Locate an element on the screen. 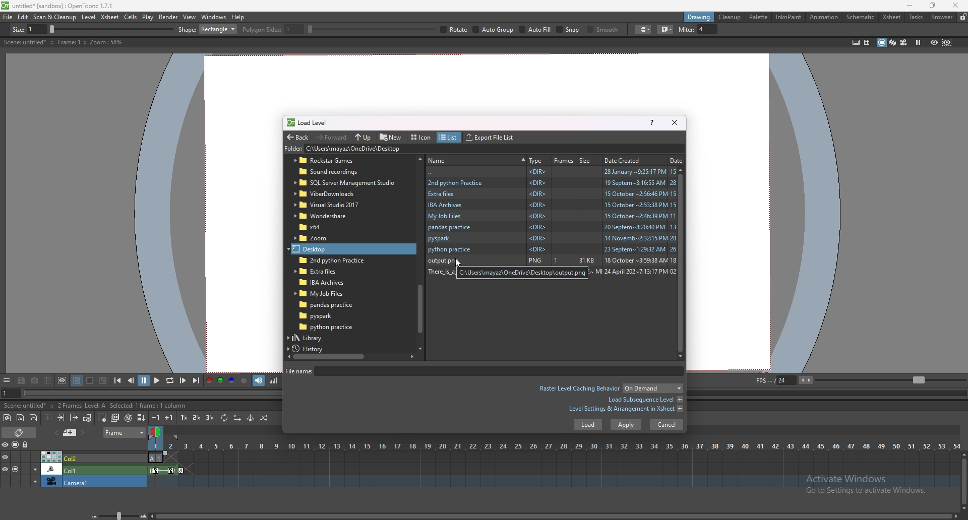 This screenshot has height=520, width=968. resize is located at coordinates (932, 6).